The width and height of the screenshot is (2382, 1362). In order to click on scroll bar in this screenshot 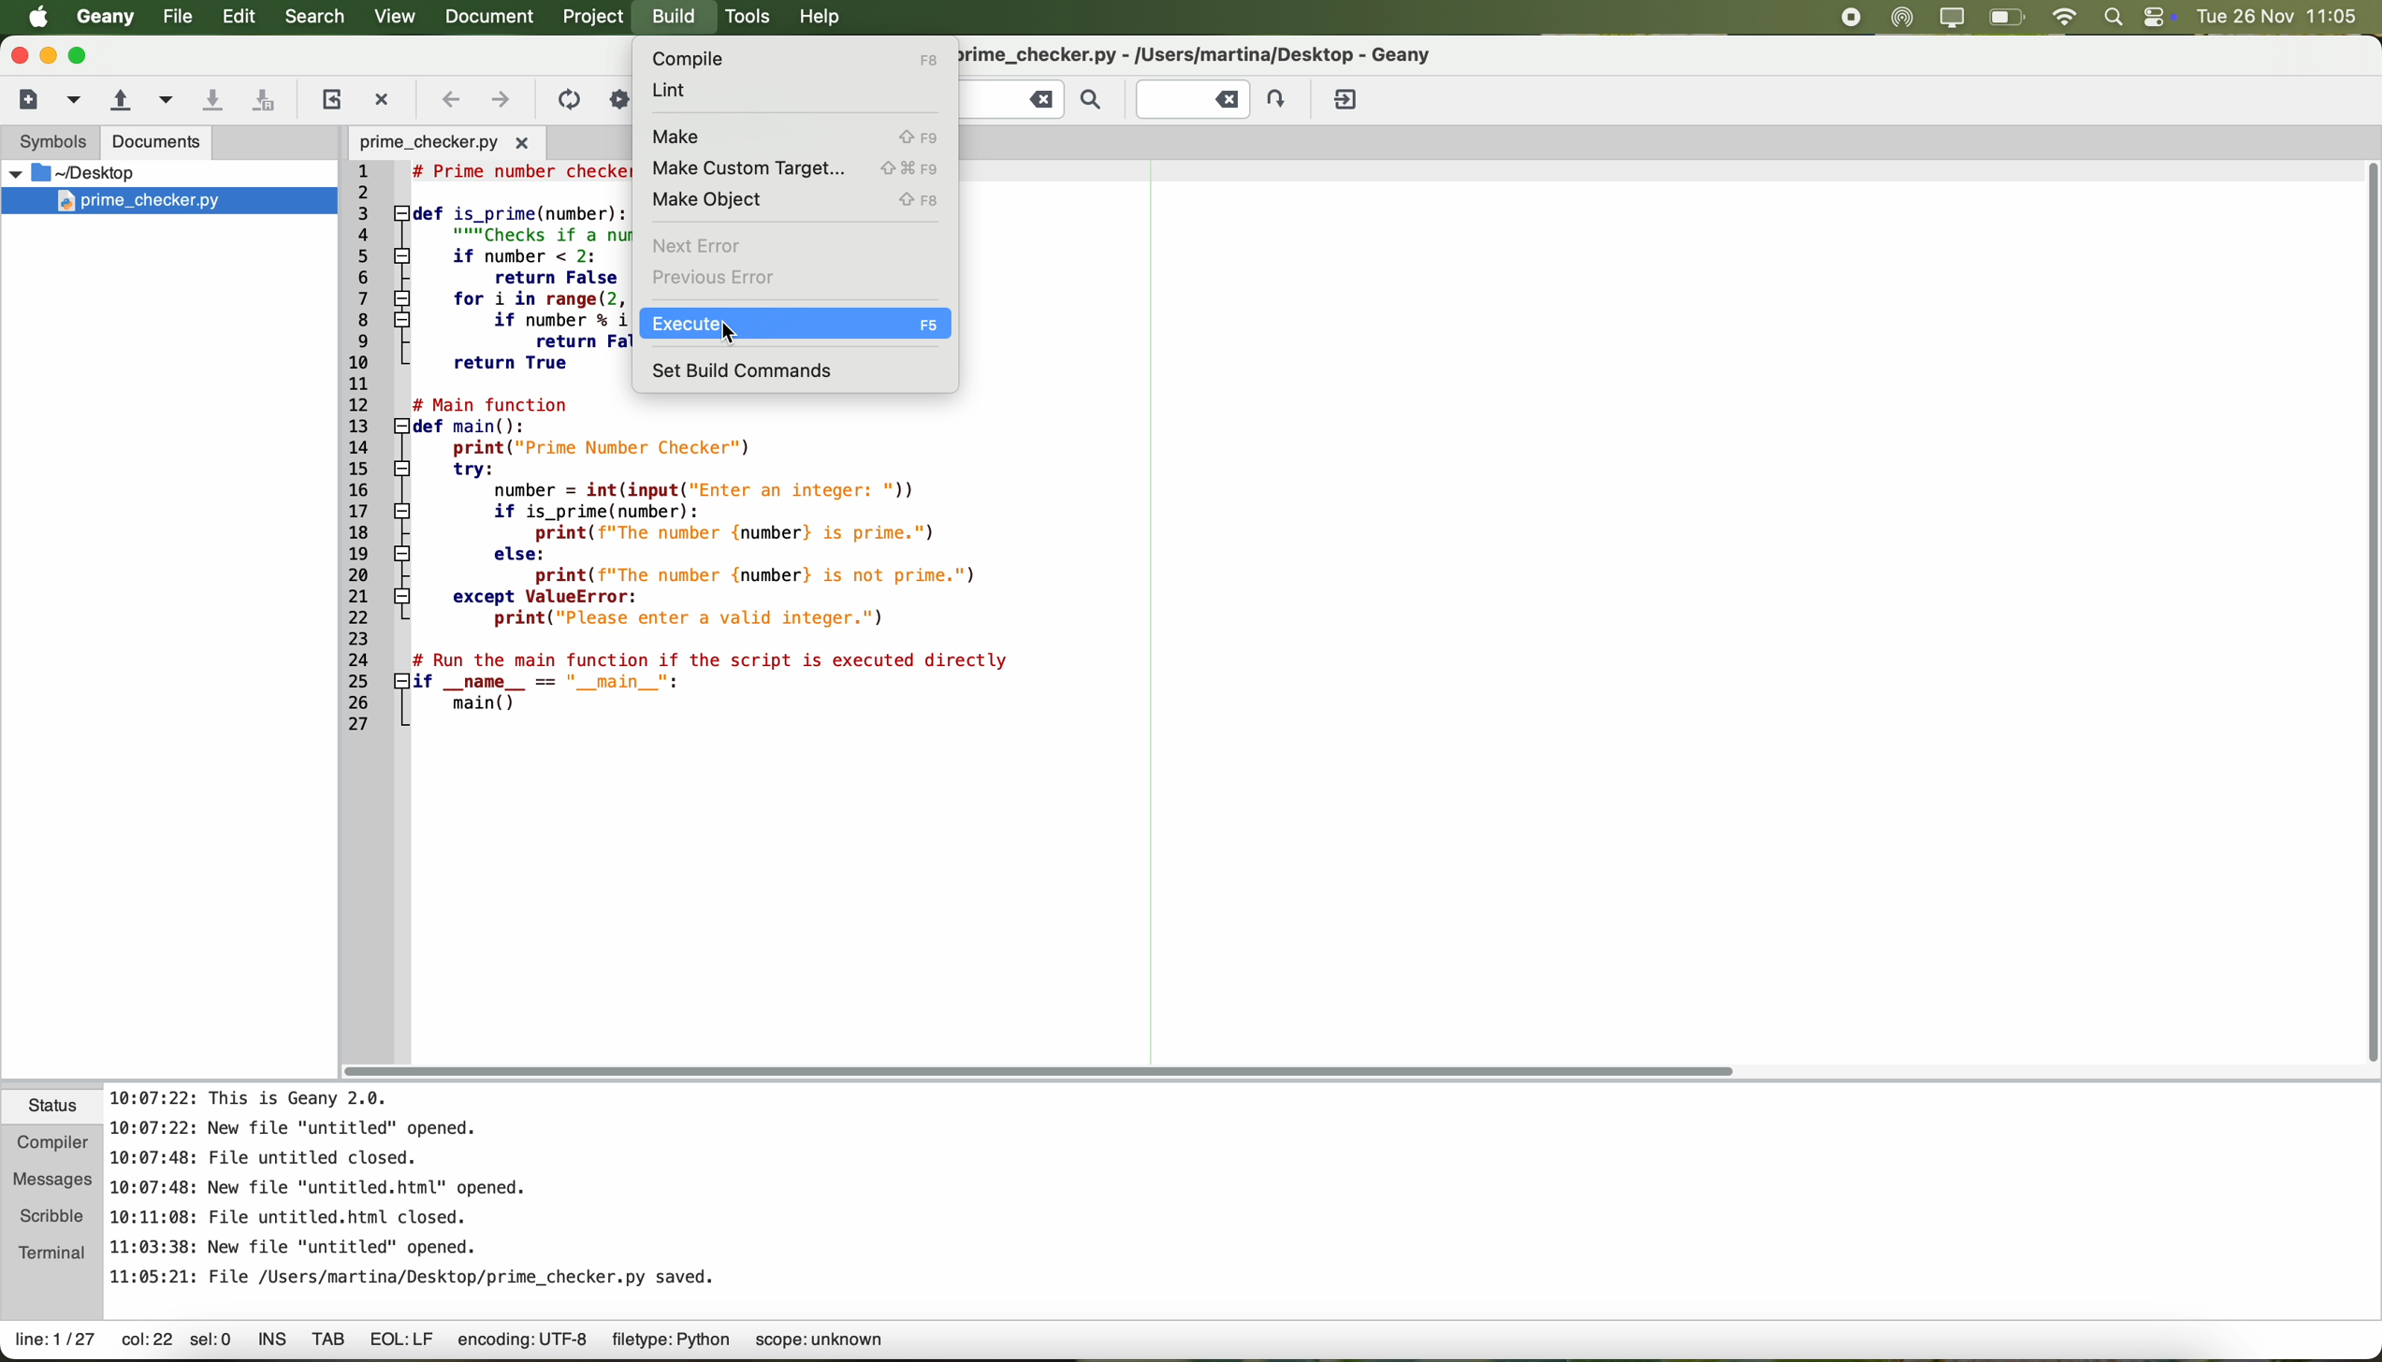, I will do `click(1051, 1070)`.